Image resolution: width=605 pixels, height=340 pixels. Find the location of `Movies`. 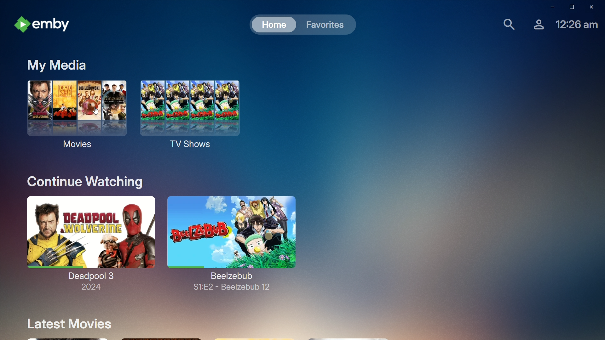

Movies is located at coordinates (72, 136).